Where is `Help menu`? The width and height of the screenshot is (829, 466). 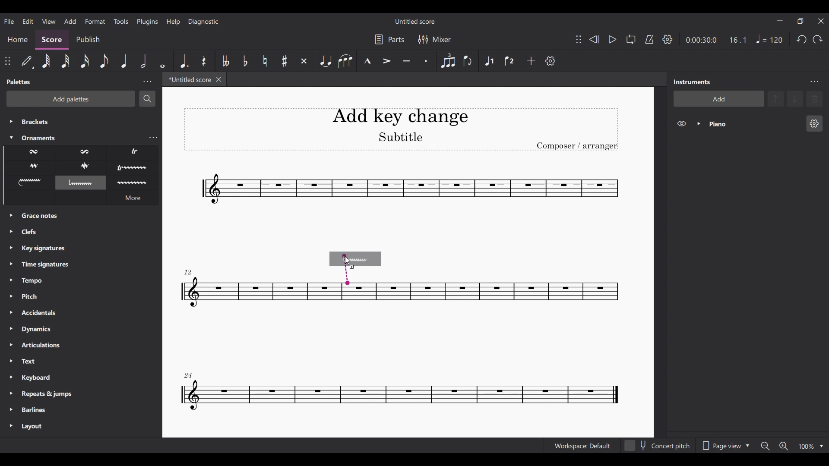 Help menu is located at coordinates (173, 22).